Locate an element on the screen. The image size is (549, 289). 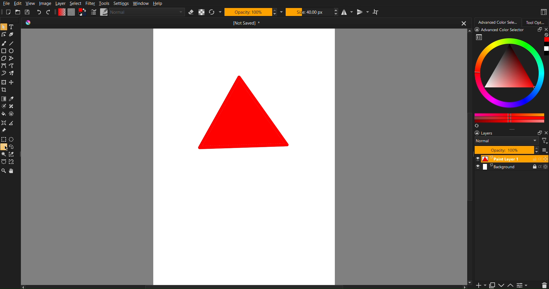
Size is located at coordinates (309, 13).